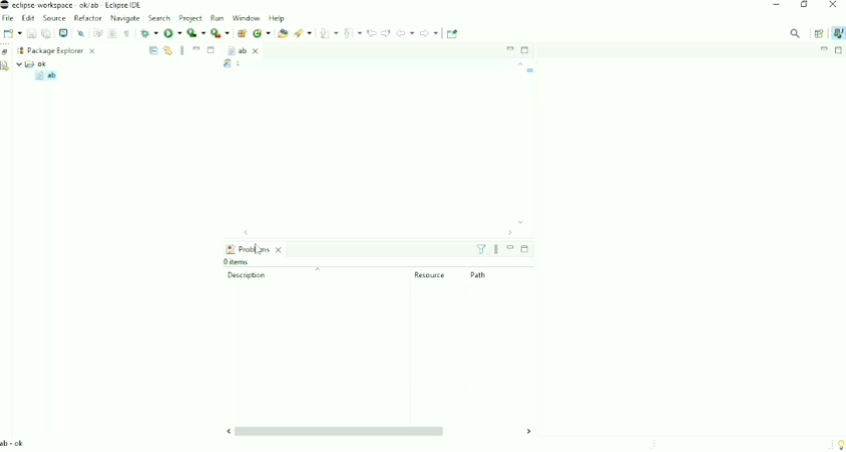 The width and height of the screenshot is (846, 452). Describe the element at coordinates (64, 33) in the screenshot. I see `Open a Terminal` at that location.